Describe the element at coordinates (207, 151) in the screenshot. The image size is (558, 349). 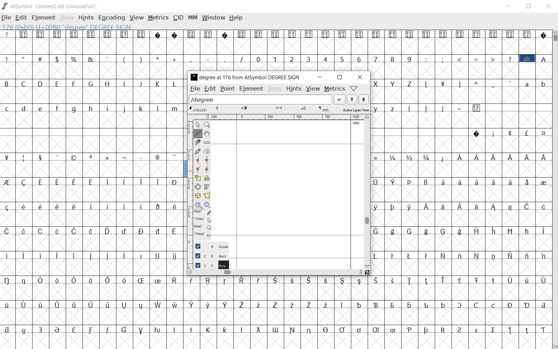
I see `change whether spiro is active or not` at that location.